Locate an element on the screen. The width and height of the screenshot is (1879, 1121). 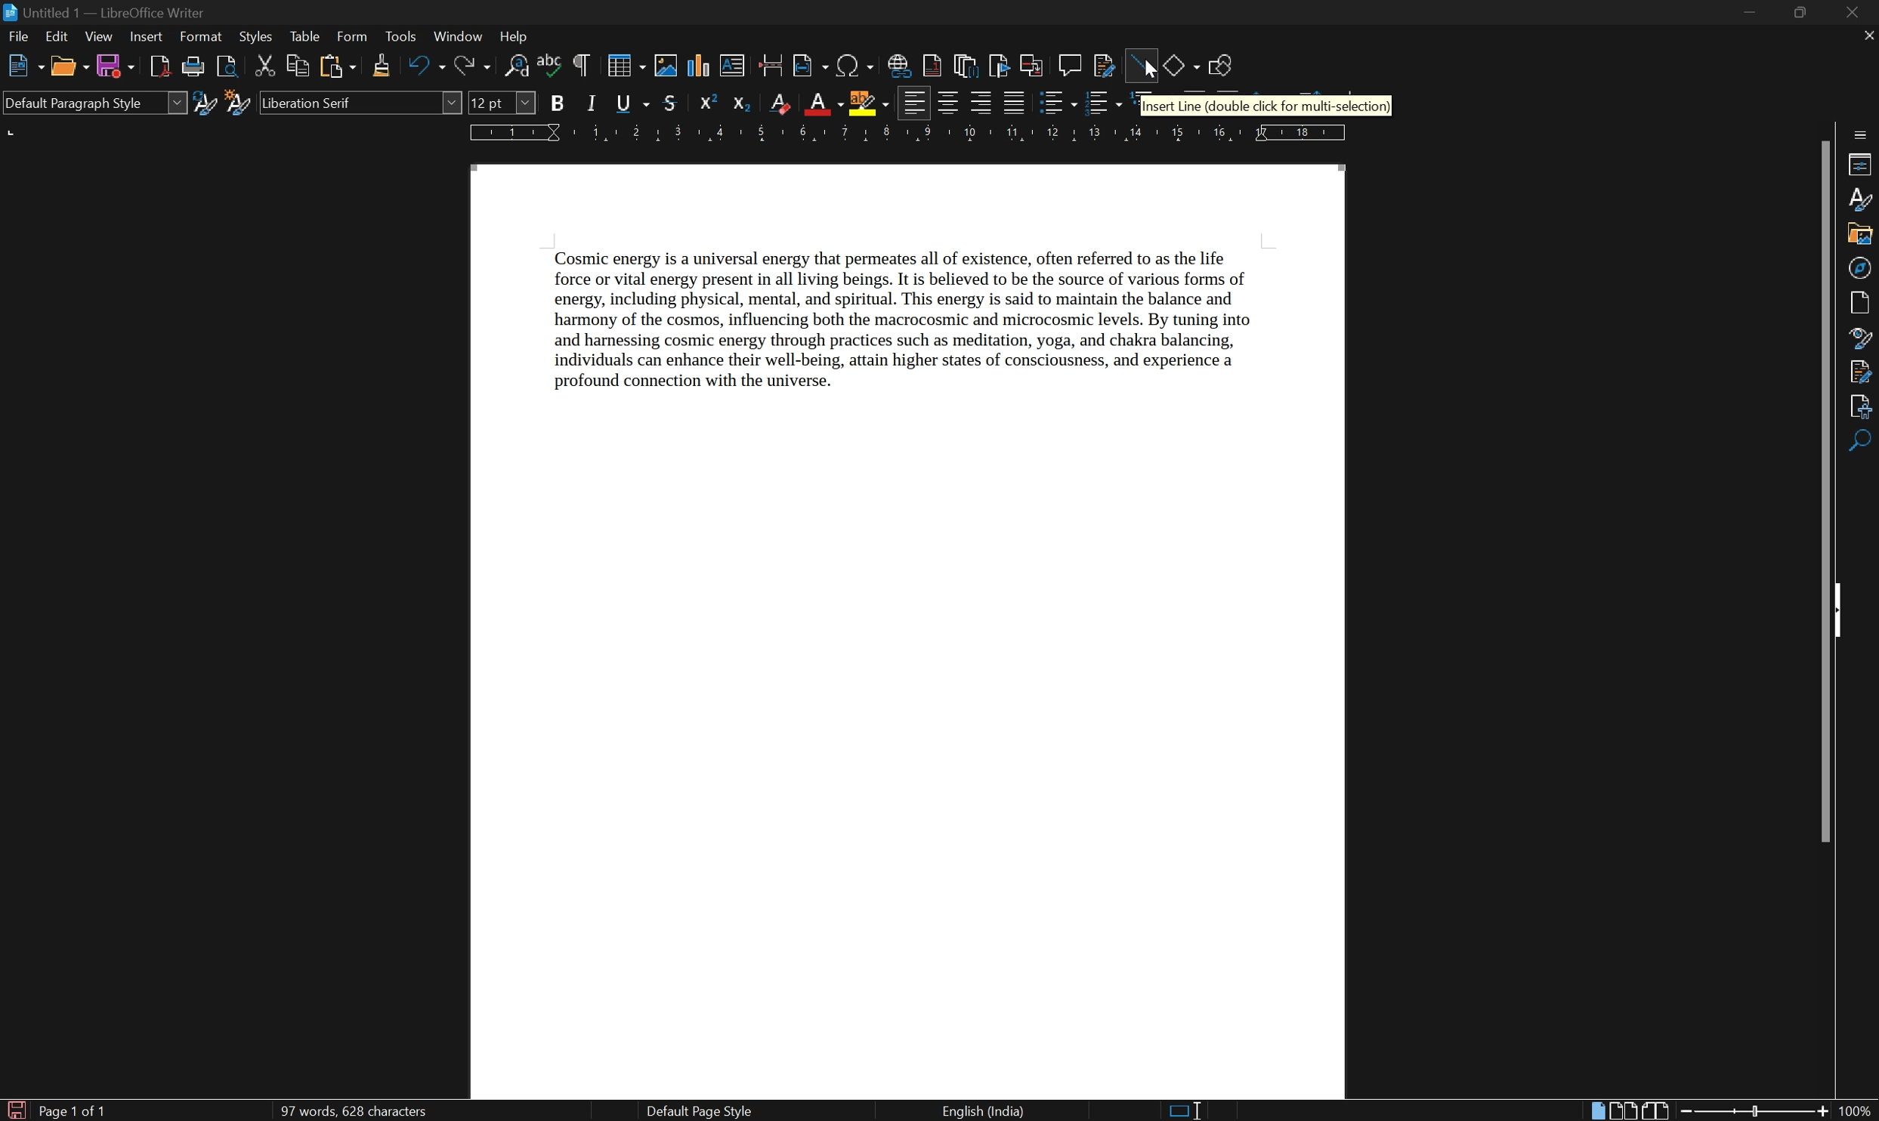
untitled1 - LibreOffice Writer is located at coordinates (104, 12).